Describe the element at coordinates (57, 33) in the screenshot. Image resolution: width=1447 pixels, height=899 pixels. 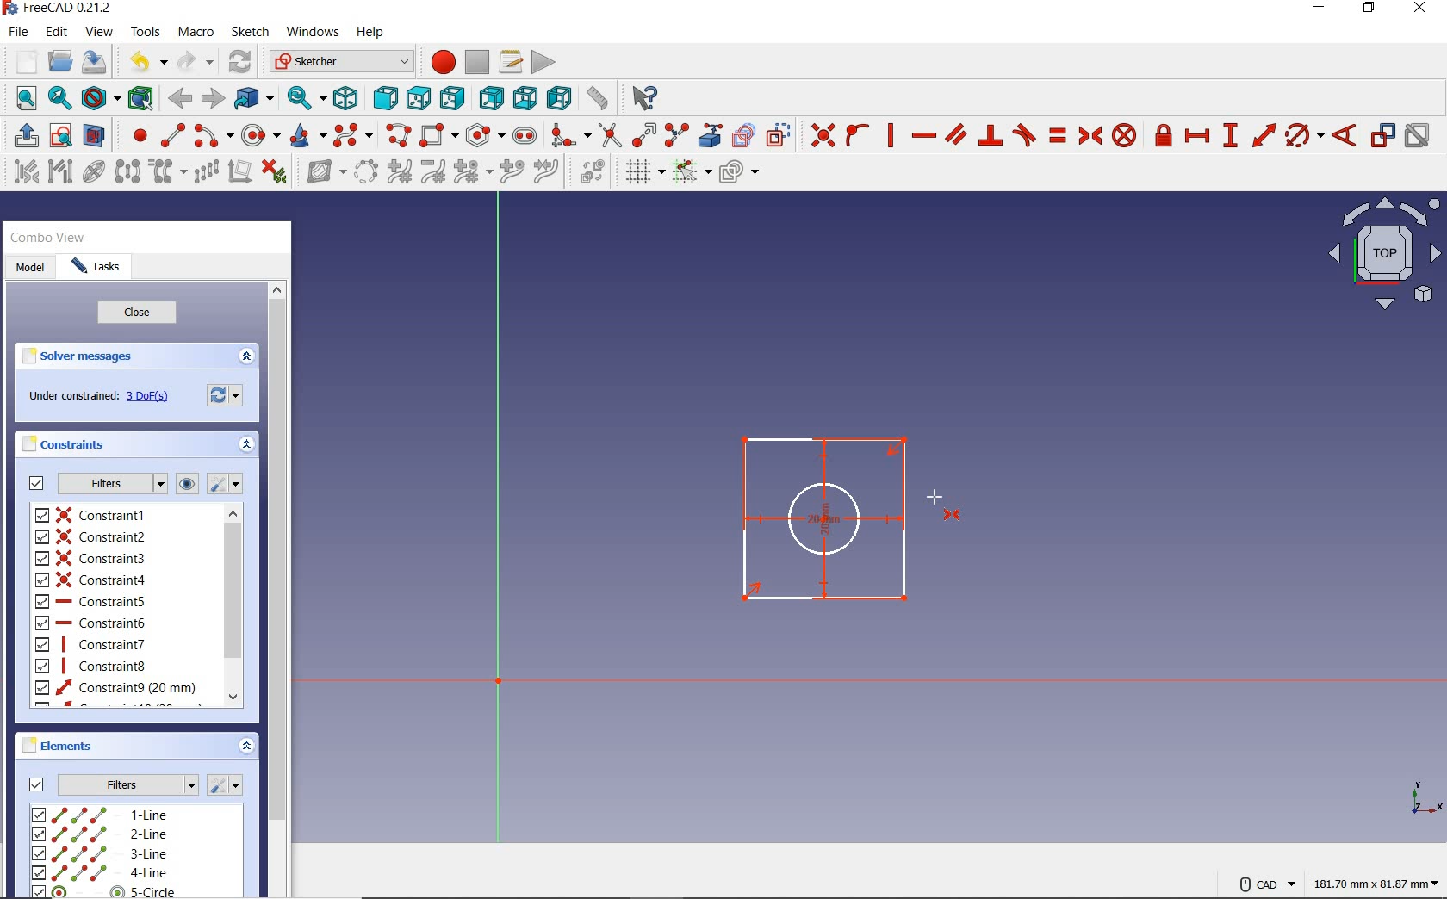
I see `edit` at that location.